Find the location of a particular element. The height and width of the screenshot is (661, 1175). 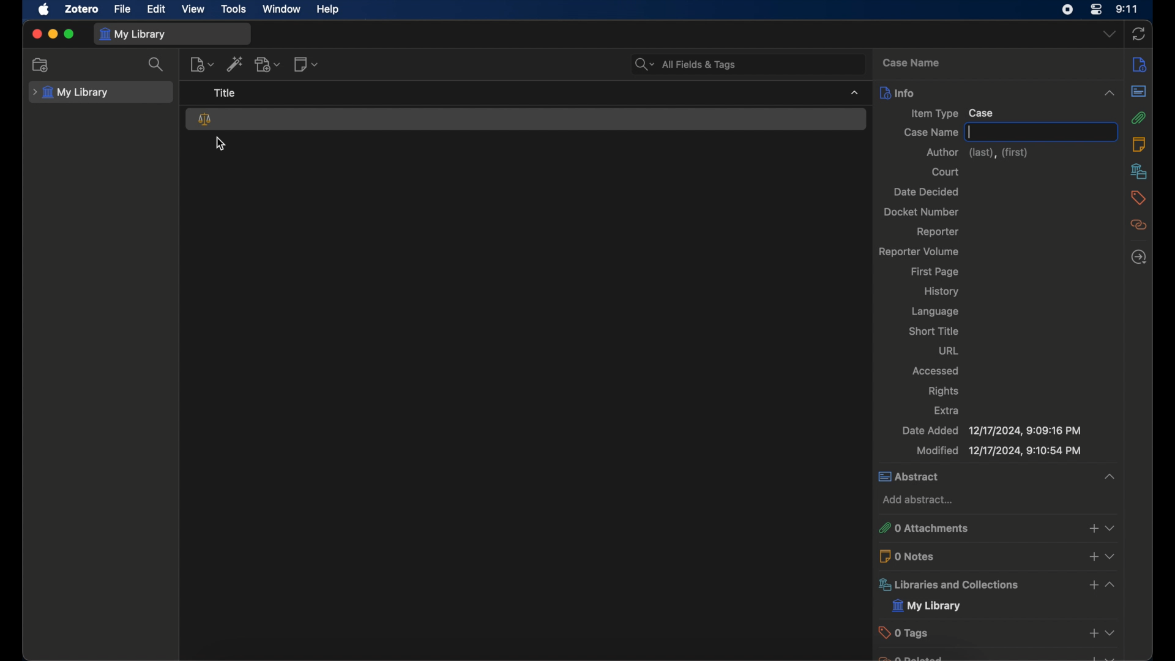

court is located at coordinates (947, 171).